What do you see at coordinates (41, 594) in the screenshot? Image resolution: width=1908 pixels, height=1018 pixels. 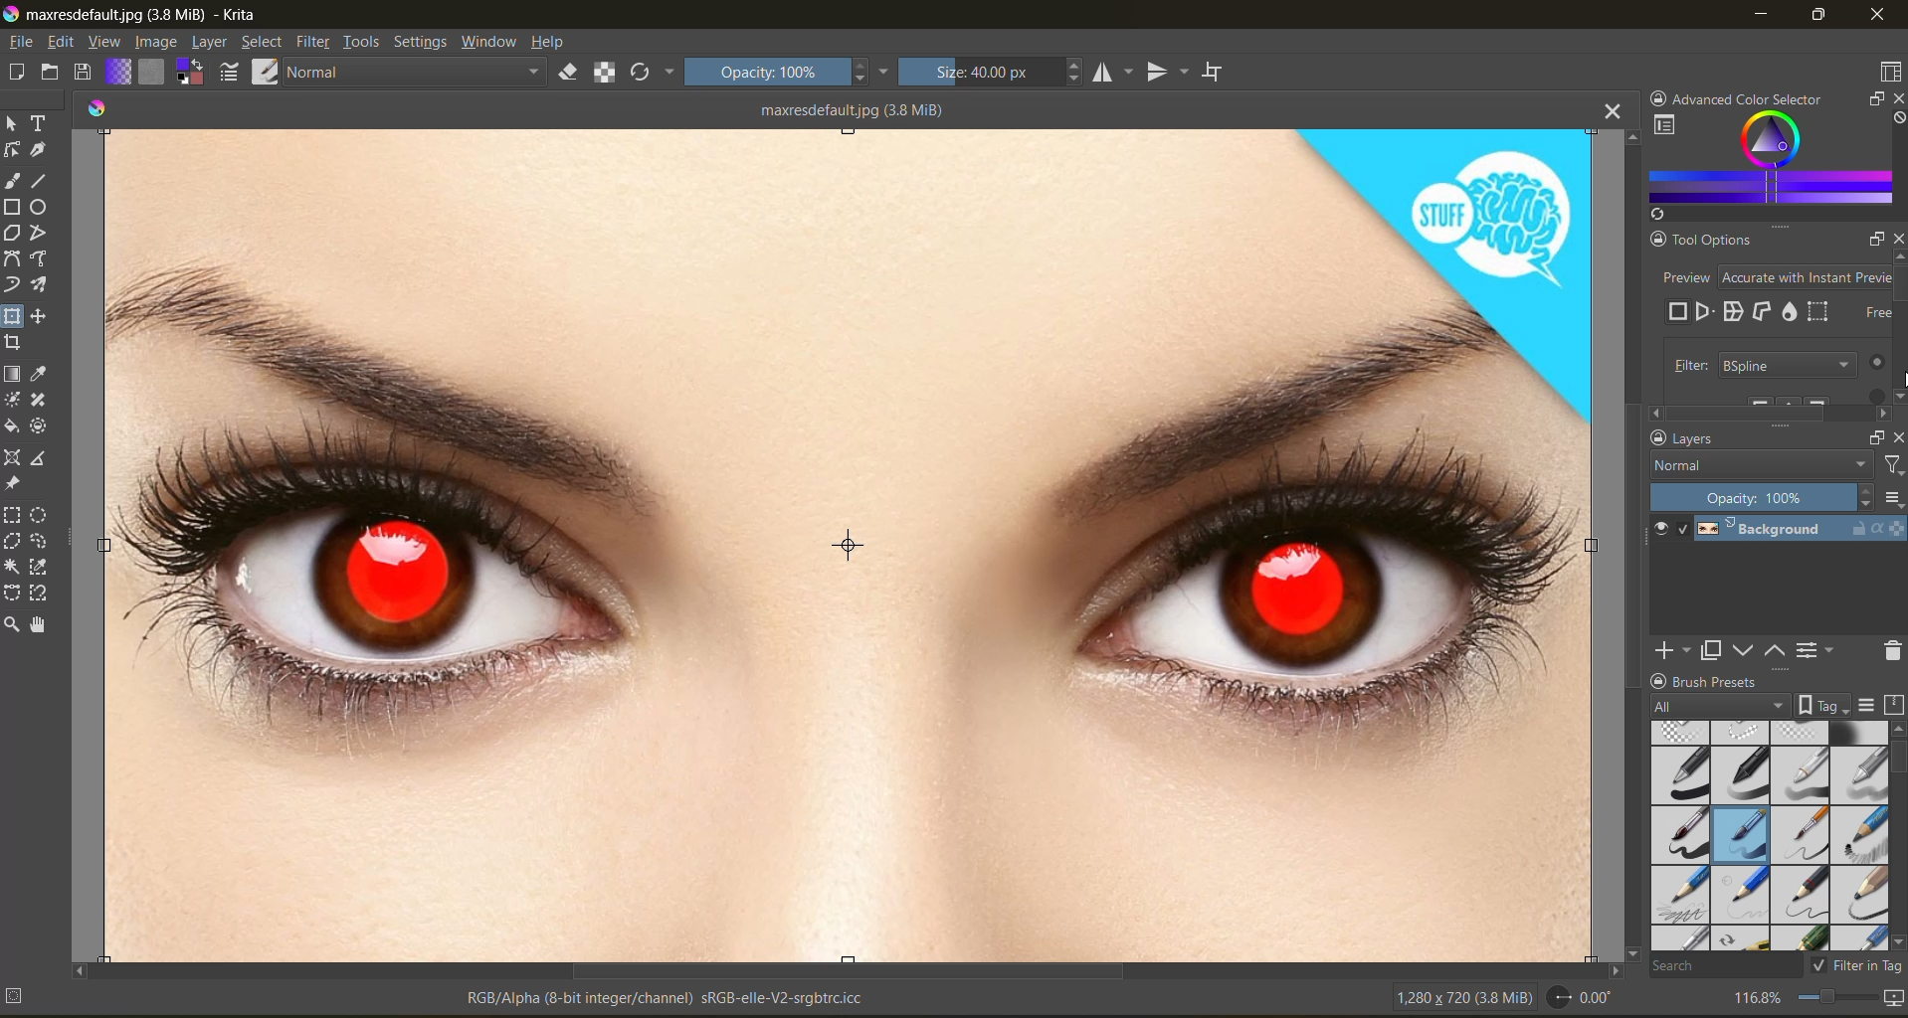 I see `tool` at bounding box center [41, 594].